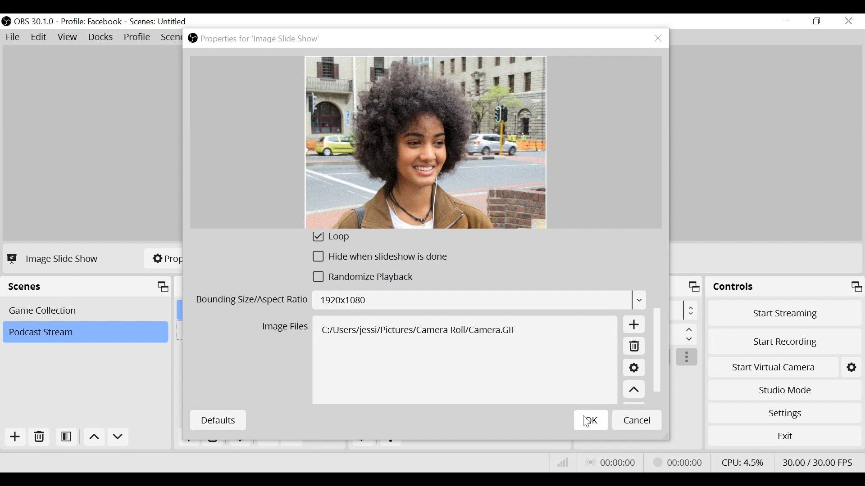 This screenshot has height=486, width=865. Describe the element at coordinates (785, 389) in the screenshot. I see `Studio Mode` at that location.